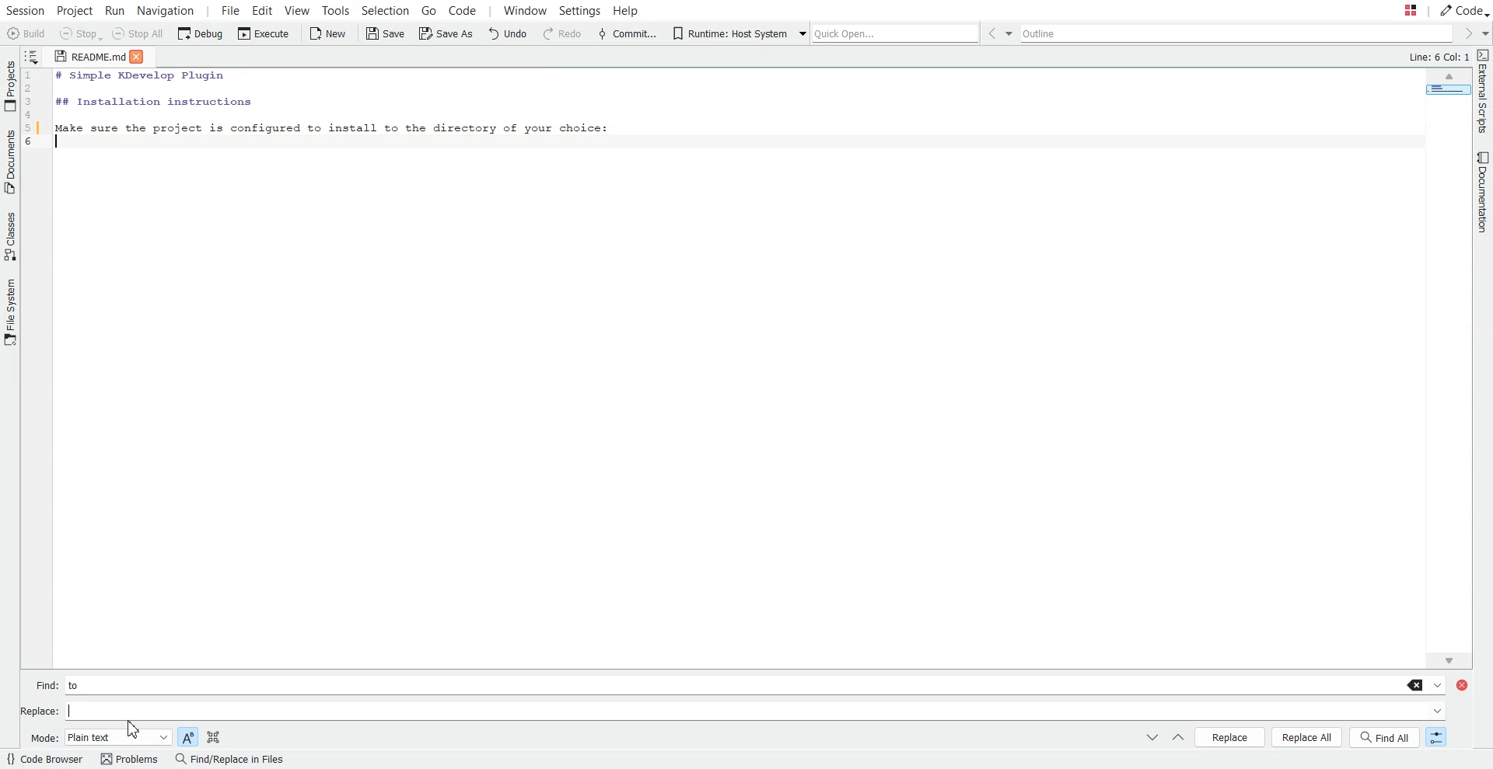 The image size is (1493, 769). I want to click on Execute, so click(261, 34).